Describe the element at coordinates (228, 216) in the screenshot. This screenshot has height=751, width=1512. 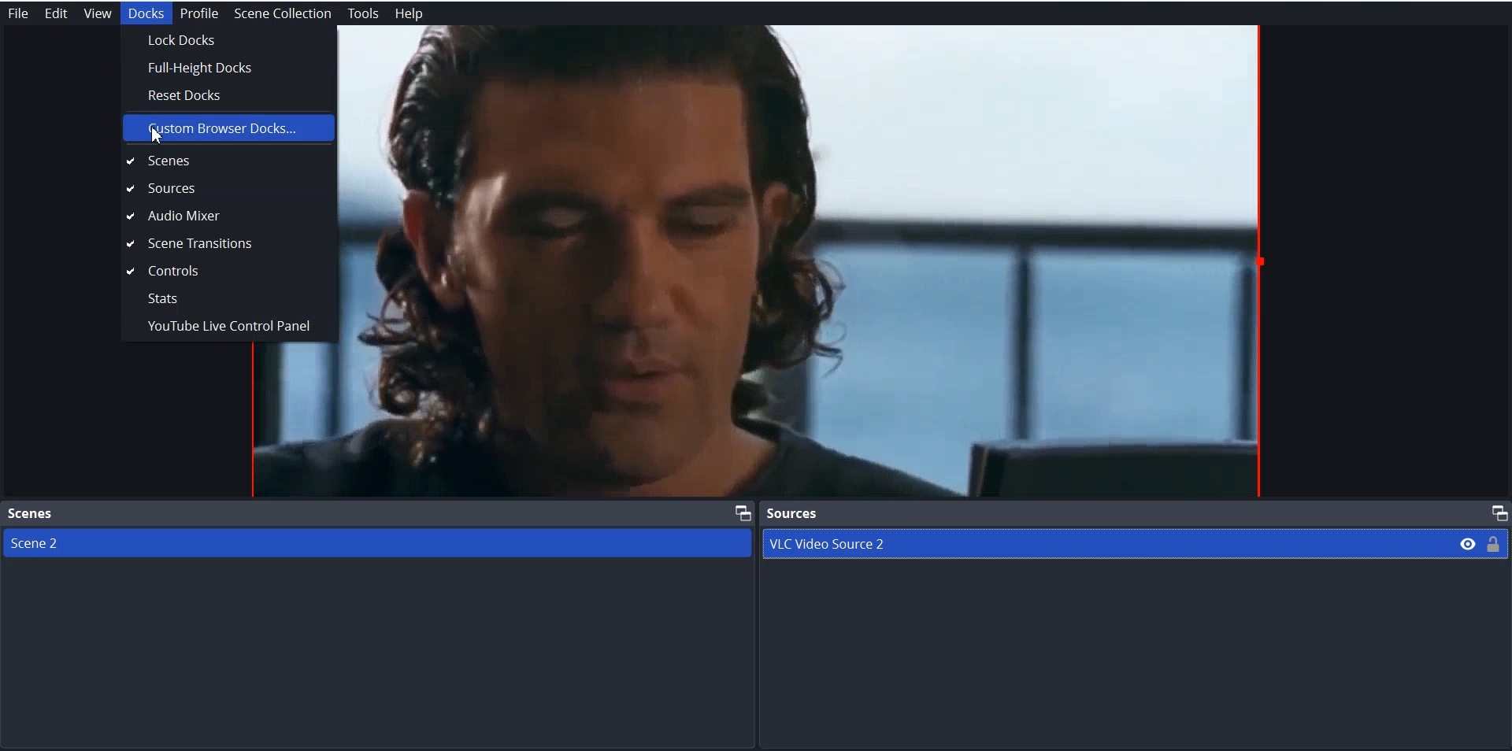
I see `Audio Mixer` at that location.